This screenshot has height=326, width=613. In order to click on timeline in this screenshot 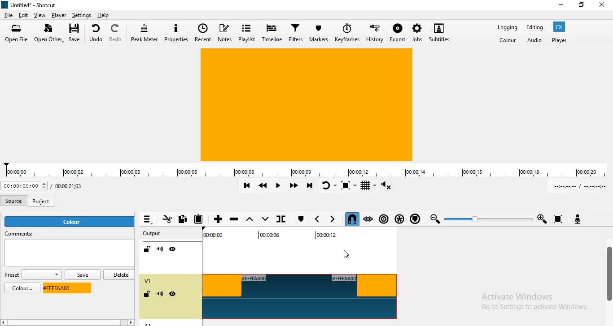, I will do `click(306, 170)`.